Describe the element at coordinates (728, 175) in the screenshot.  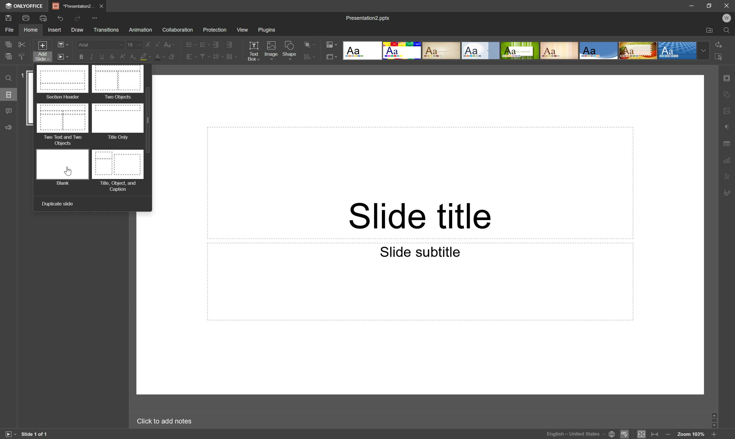
I see `Text Art settings` at that location.